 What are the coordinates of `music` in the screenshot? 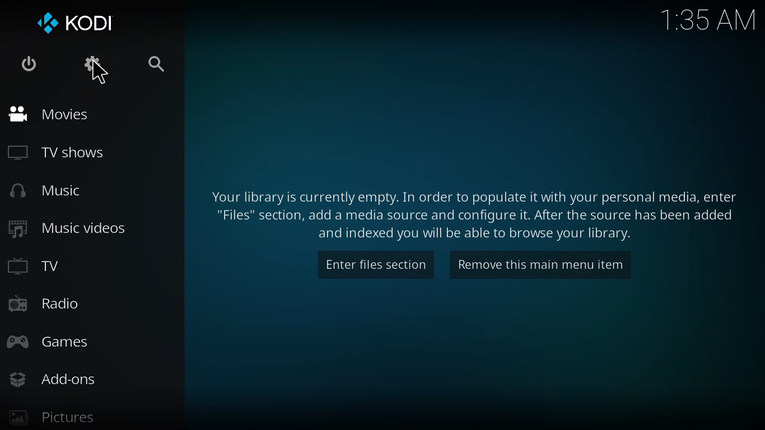 It's located at (41, 191).